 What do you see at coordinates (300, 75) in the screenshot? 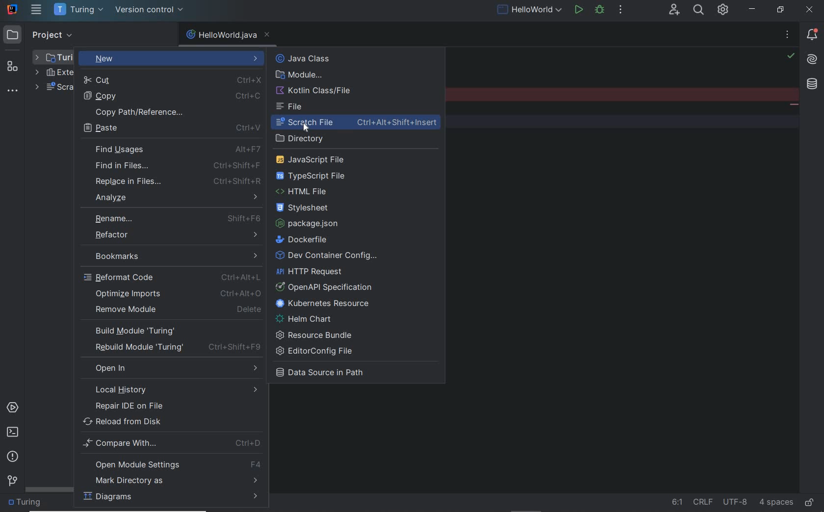
I see `module` at bounding box center [300, 75].